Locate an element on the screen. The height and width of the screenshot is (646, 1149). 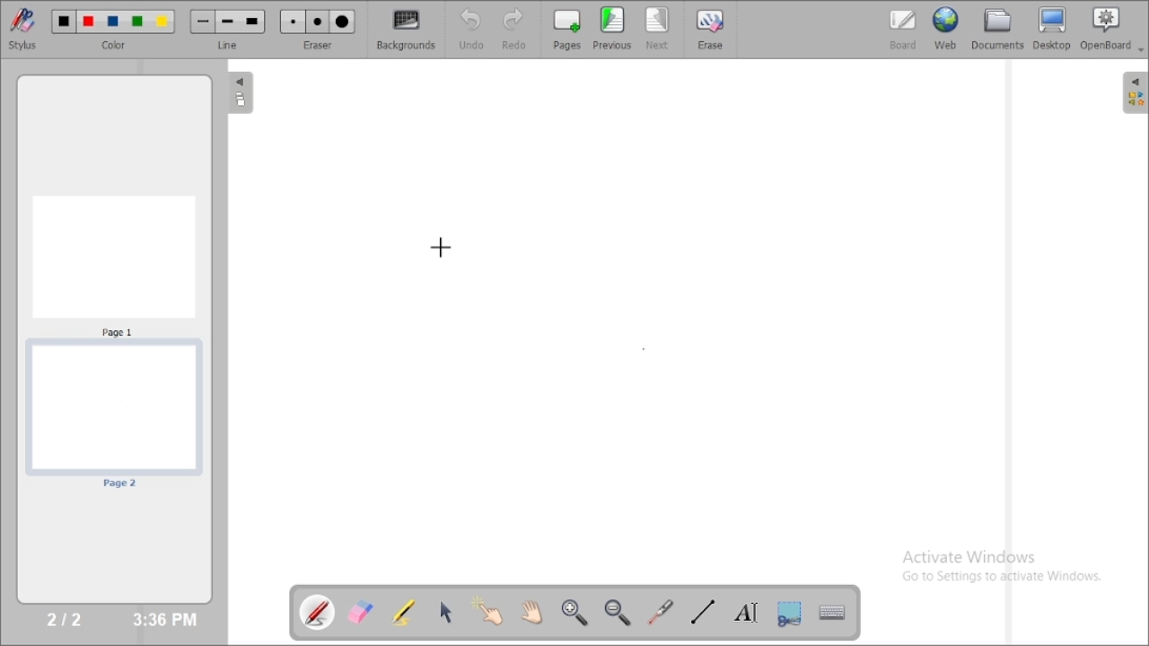
interact with items is located at coordinates (489, 611).